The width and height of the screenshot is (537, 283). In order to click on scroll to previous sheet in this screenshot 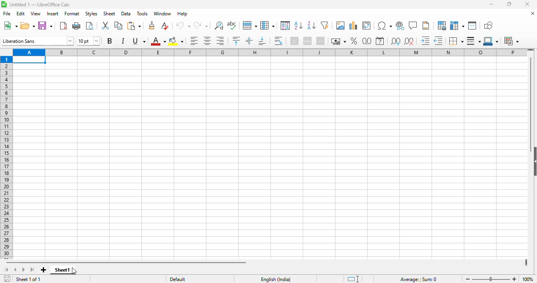, I will do `click(15, 270)`.